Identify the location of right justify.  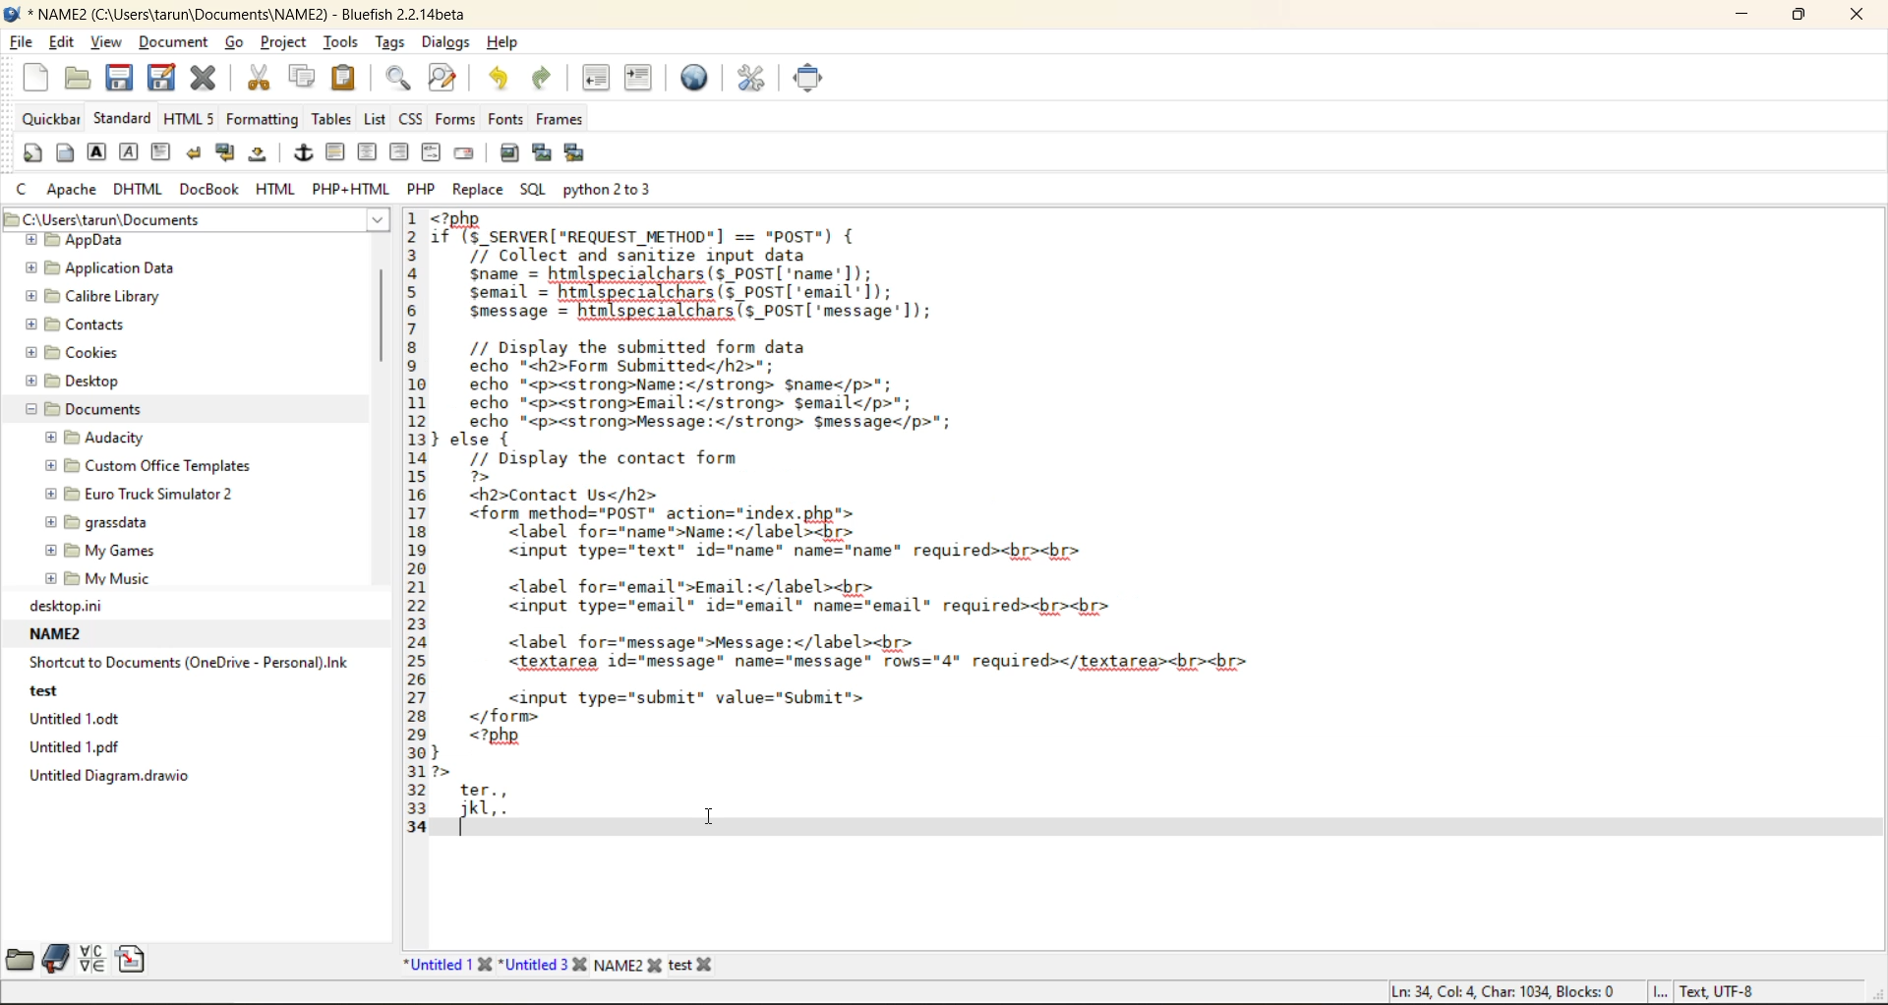
(399, 151).